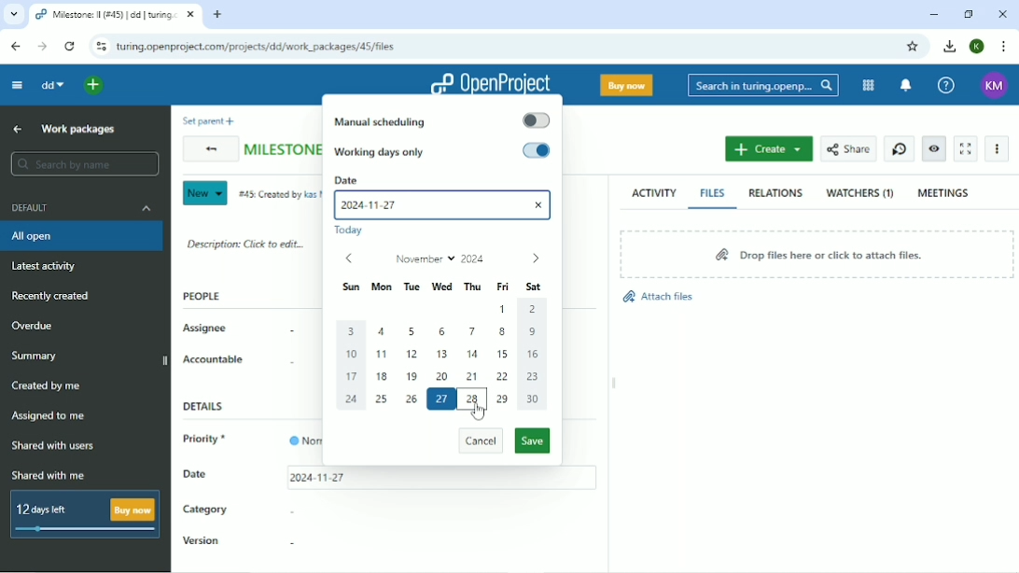 The width and height of the screenshot is (1019, 573). Describe the element at coordinates (289, 510) in the screenshot. I see `-` at that location.